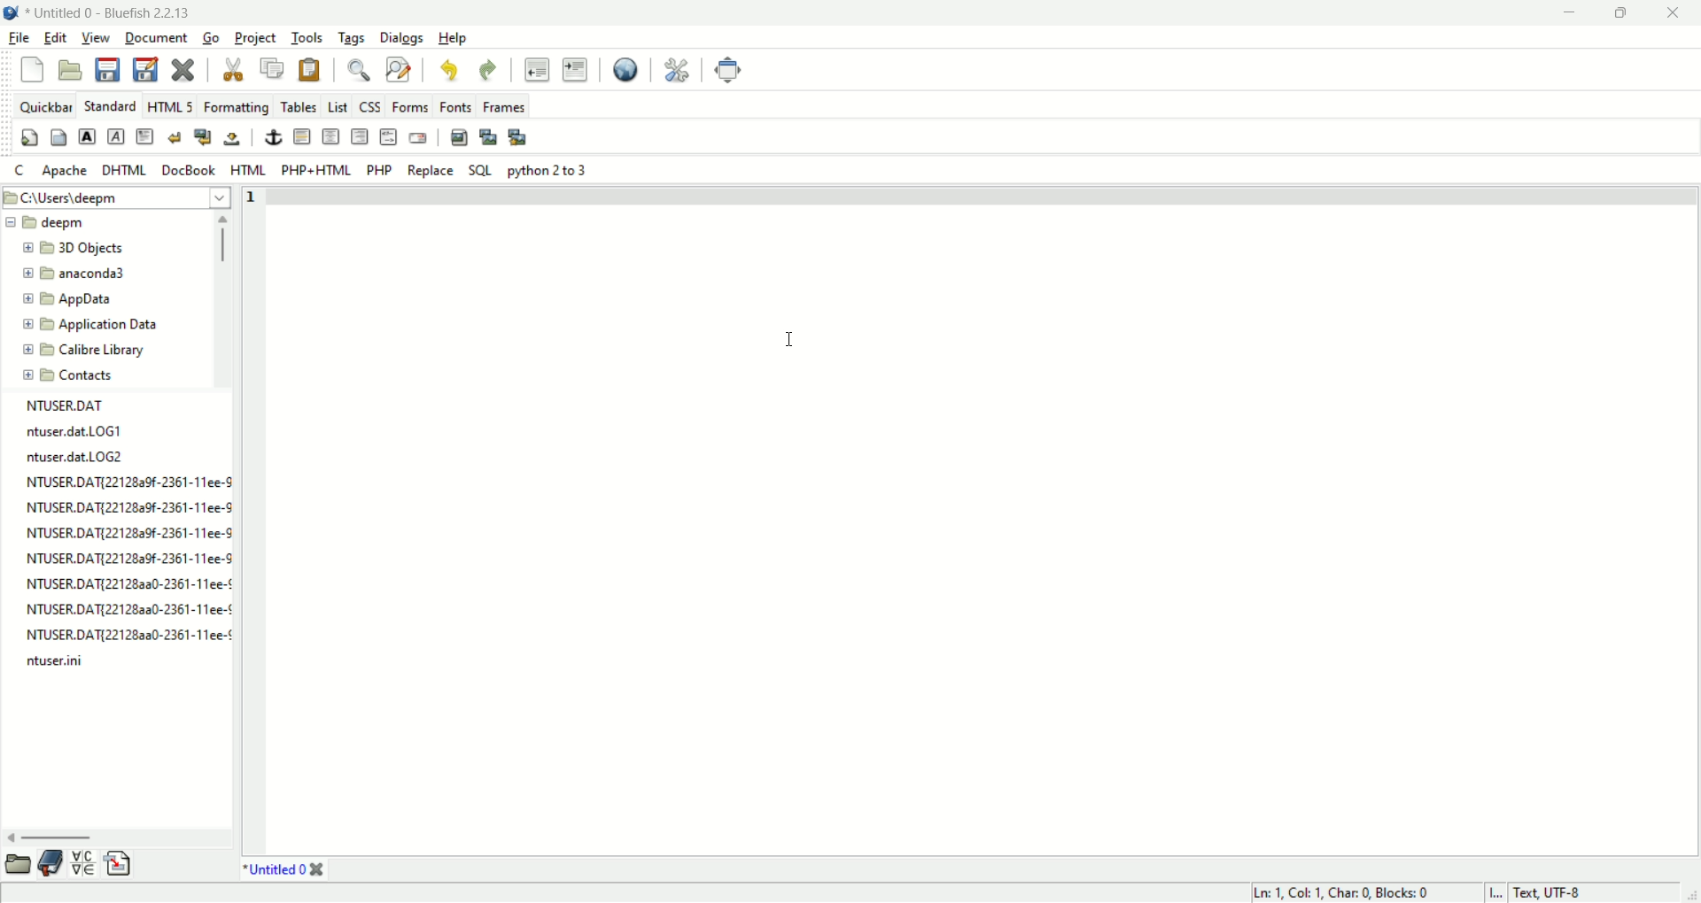 The width and height of the screenshot is (1701, 903). What do you see at coordinates (317, 170) in the screenshot?
I see `PHP+HTML` at bounding box center [317, 170].